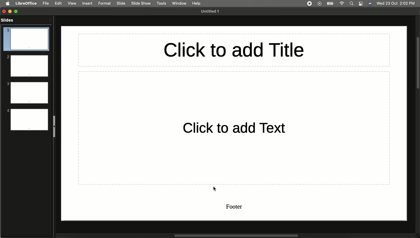  I want to click on Slide show, so click(142, 3).